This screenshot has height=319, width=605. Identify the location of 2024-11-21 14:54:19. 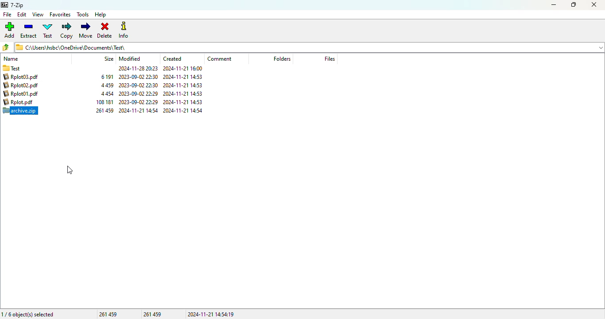
(211, 314).